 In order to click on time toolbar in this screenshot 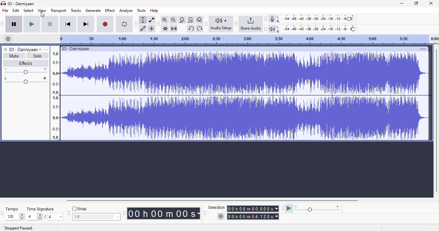, I will do `click(125, 213)`.